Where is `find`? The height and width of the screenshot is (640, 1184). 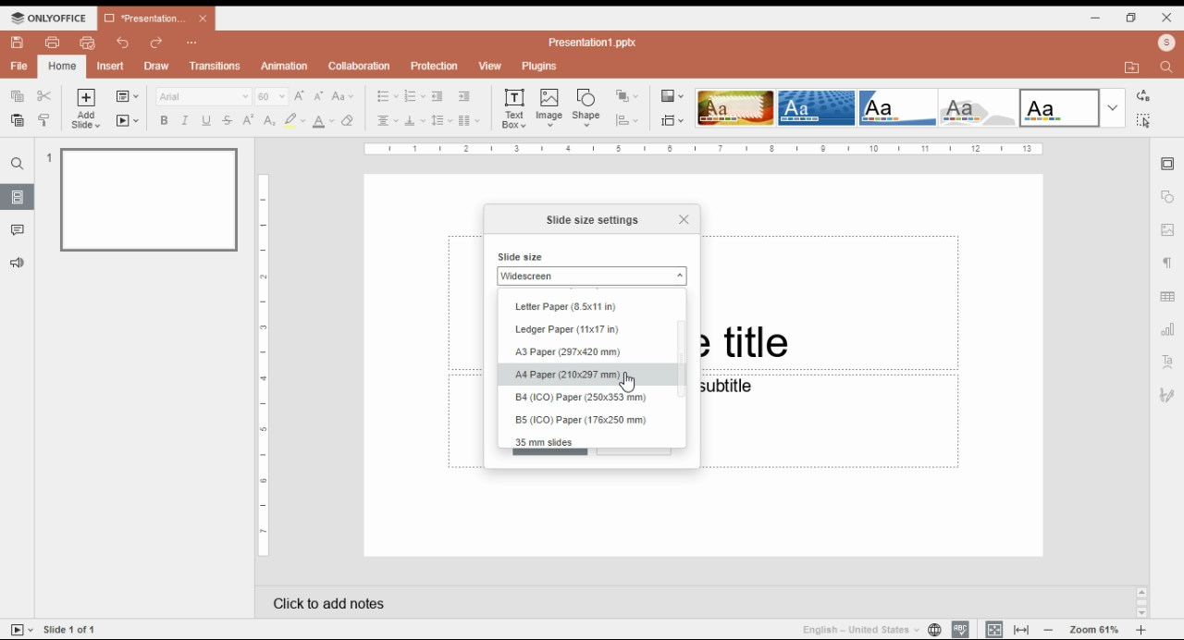
find is located at coordinates (1142, 120).